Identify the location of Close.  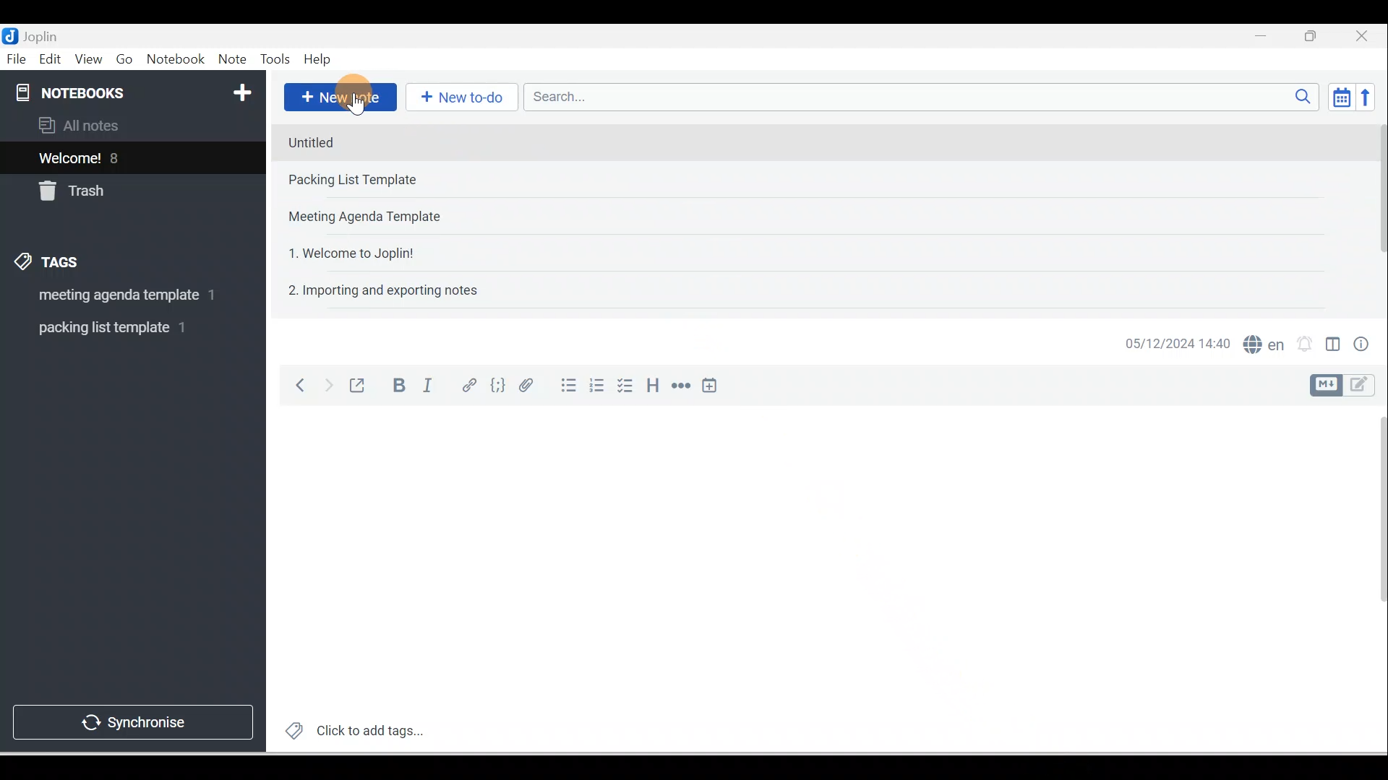
(1366, 36).